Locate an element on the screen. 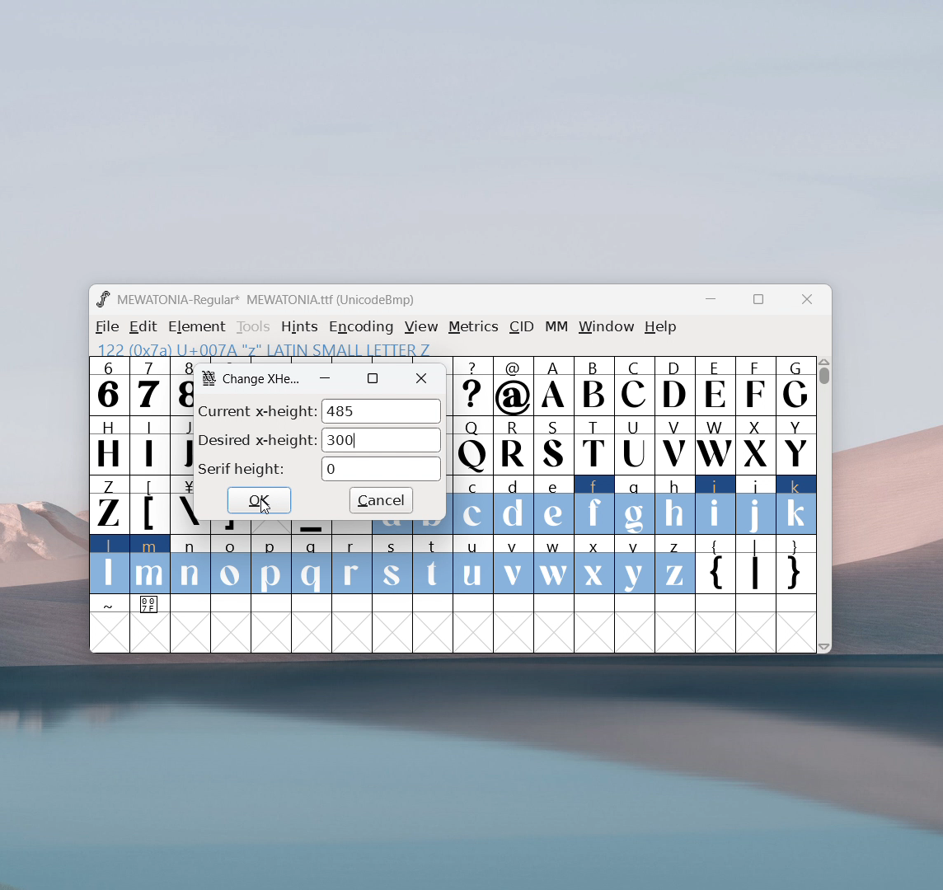  x is located at coordinates (595, 564).